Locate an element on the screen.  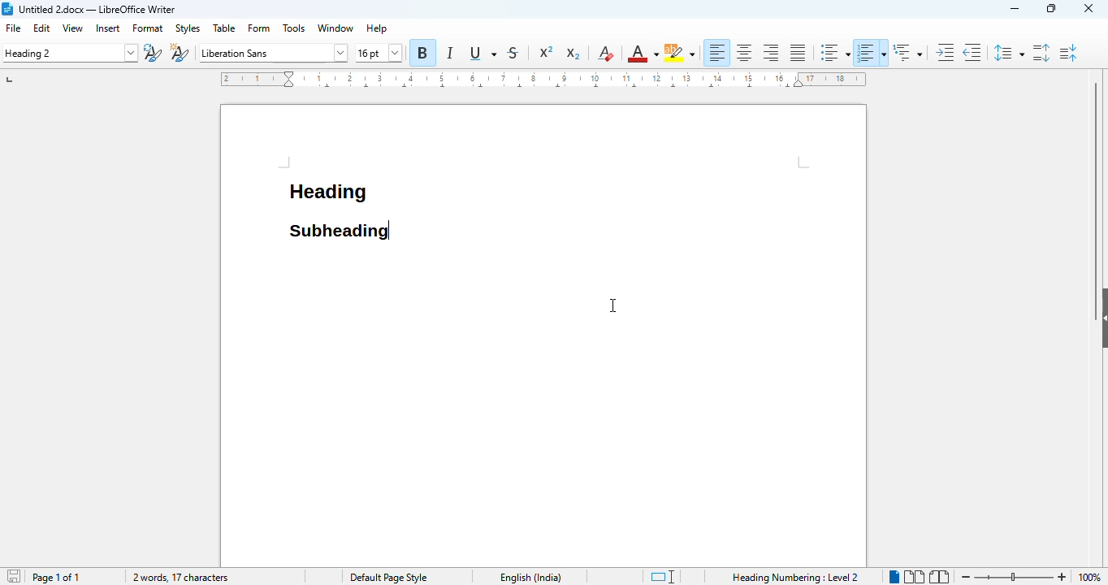
window is located at coordinates (335, 28).